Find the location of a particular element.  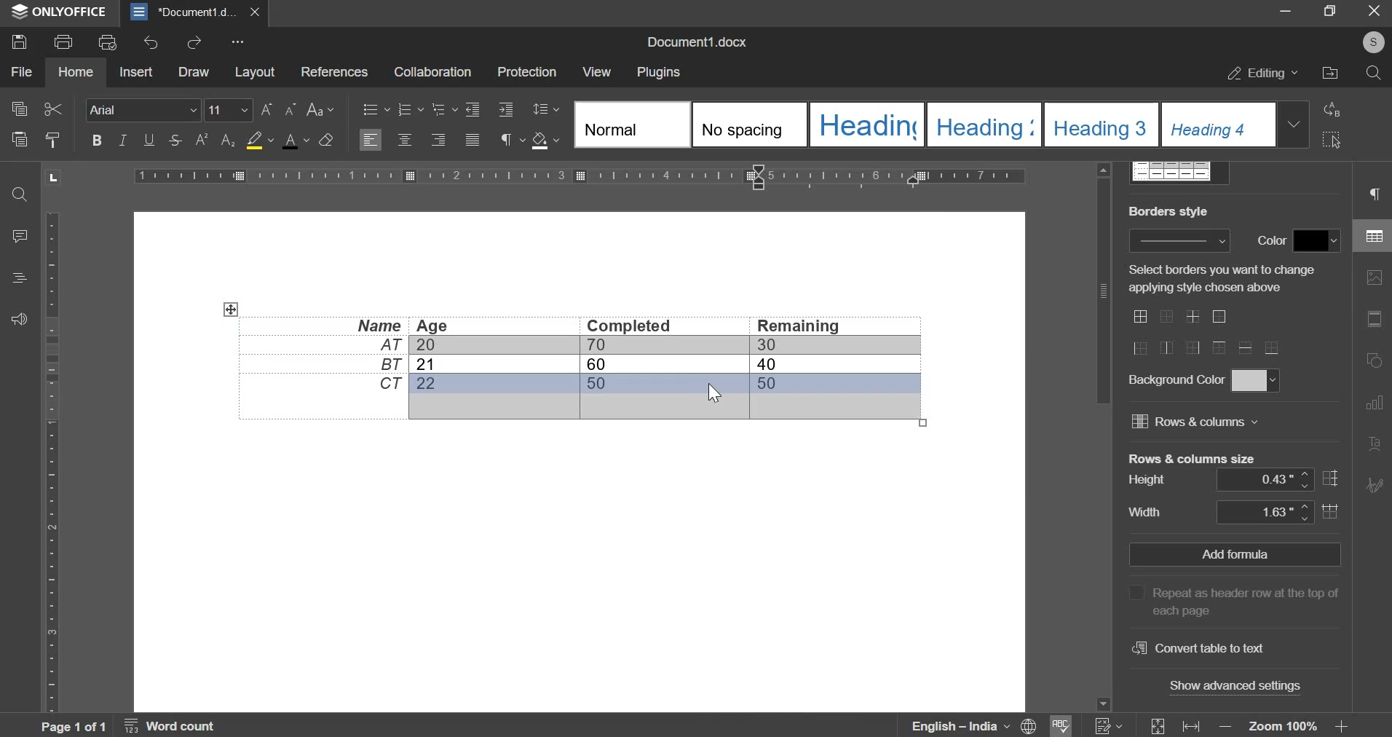

clear style is located at coordinates (326, 138).